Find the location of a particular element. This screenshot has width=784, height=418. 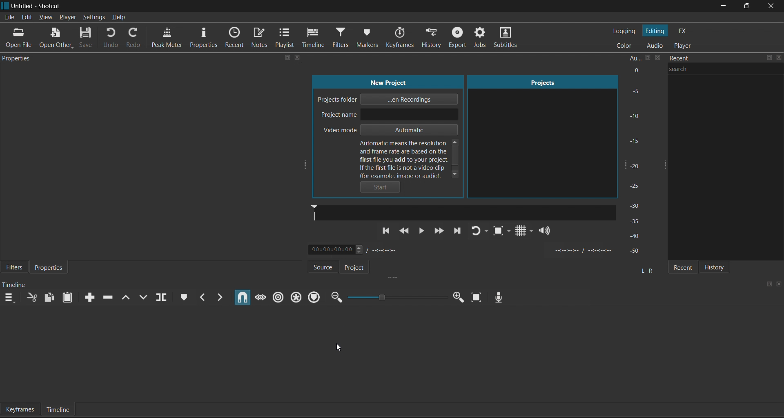

View is located at coordinates (46, 16).